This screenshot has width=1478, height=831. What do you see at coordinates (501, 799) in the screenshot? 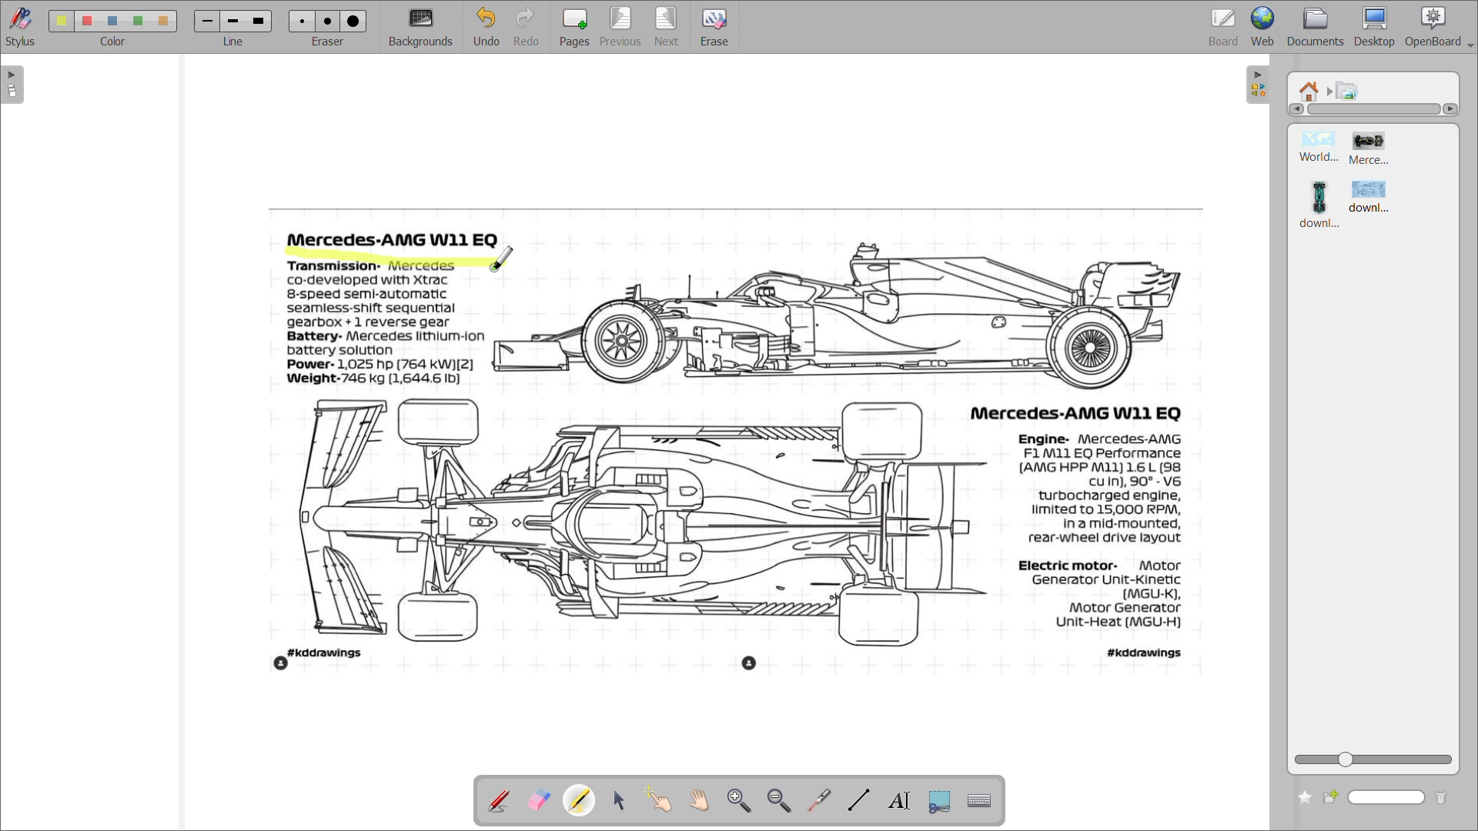
I see `annotate document` at bounding box center [501, 799].